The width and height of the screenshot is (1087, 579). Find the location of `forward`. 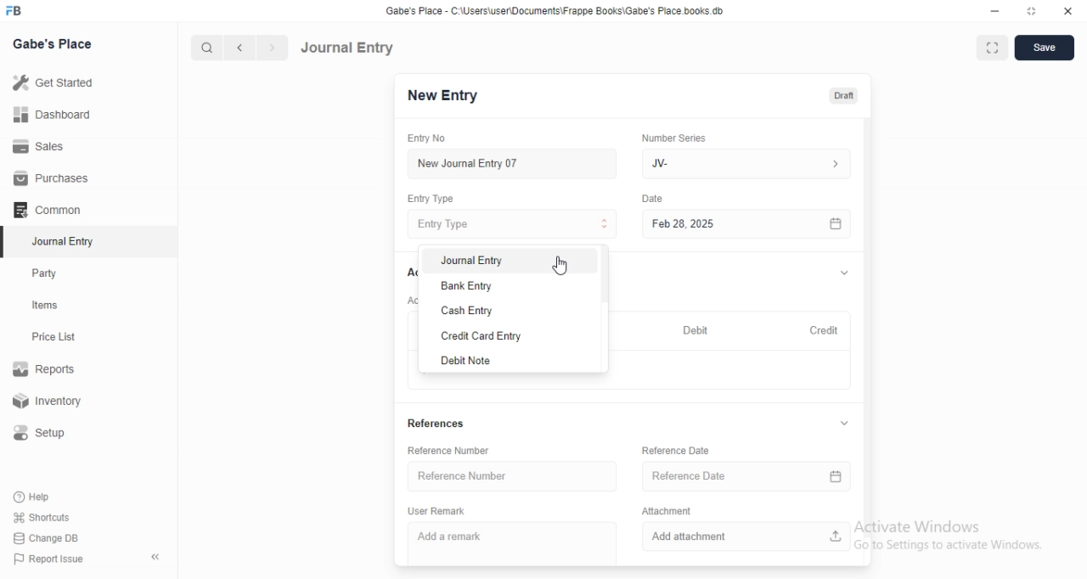

forward is located at coordinates (273, 48).